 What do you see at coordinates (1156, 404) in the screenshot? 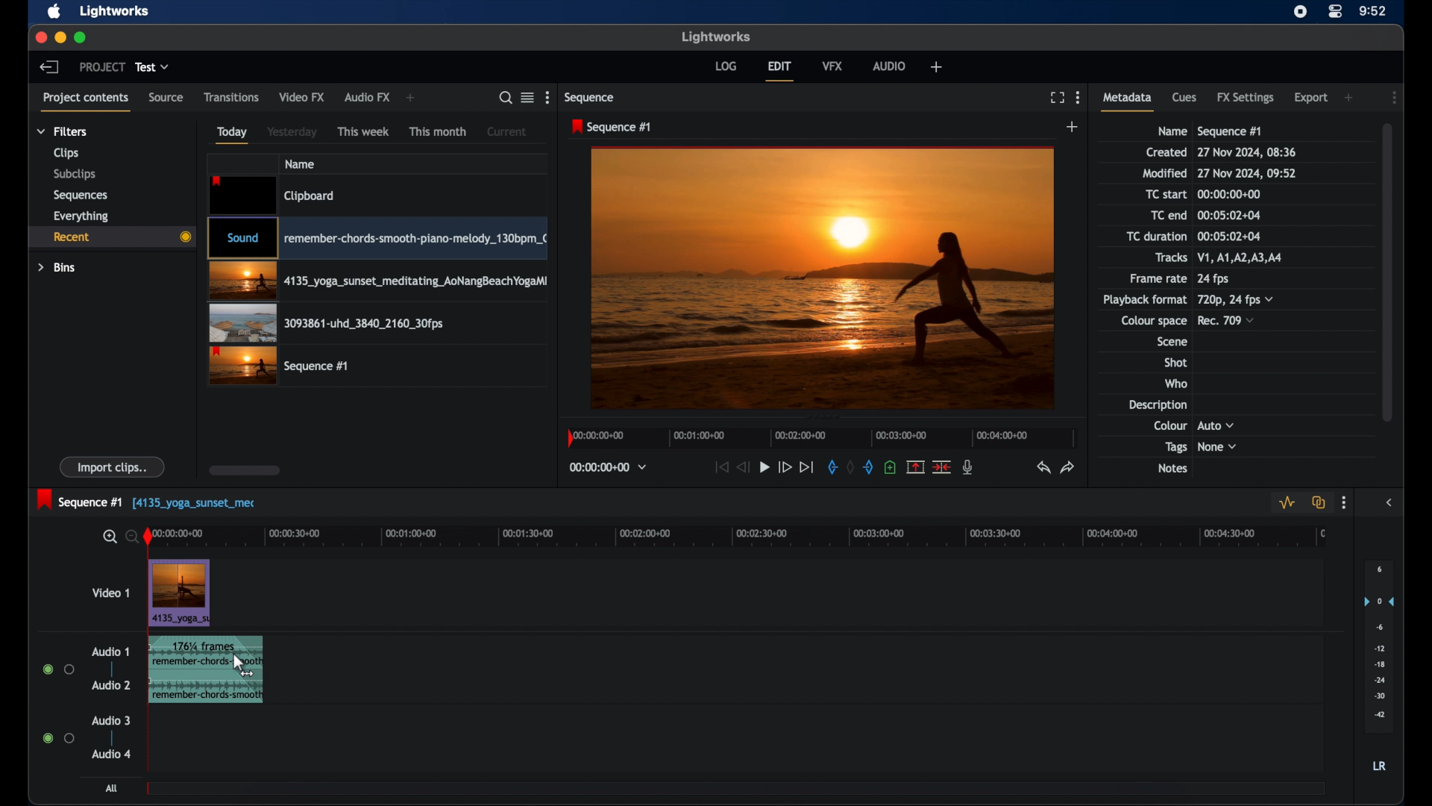
I see `description` at bounding box center [1156, 404].